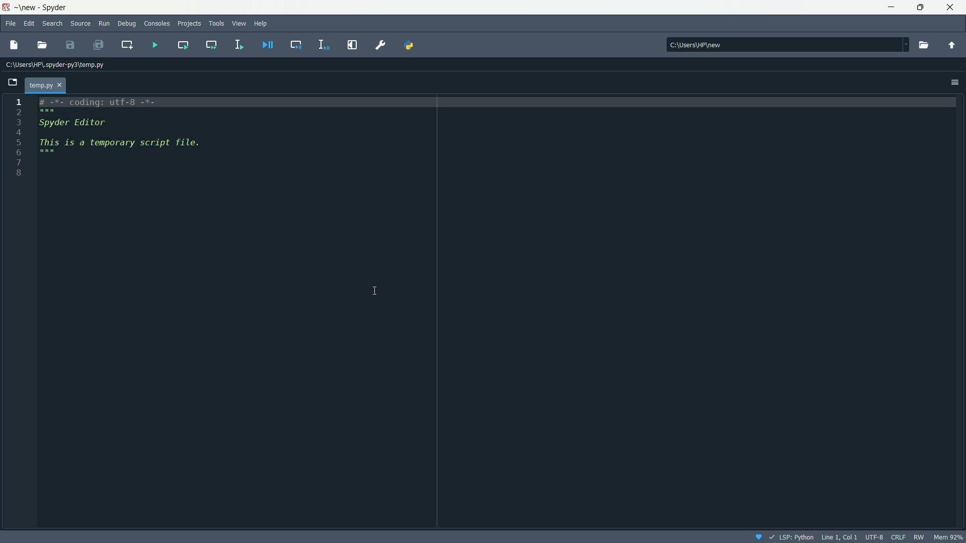 The image size is (966, 543). Describe the element at coordinates (789, 534) in the screenshot. I see `LSP:Python` at that location.